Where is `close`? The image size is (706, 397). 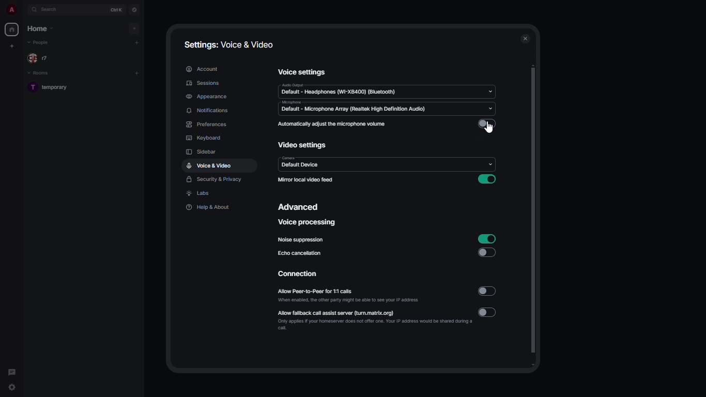 close is located at coordinates (518, 39).